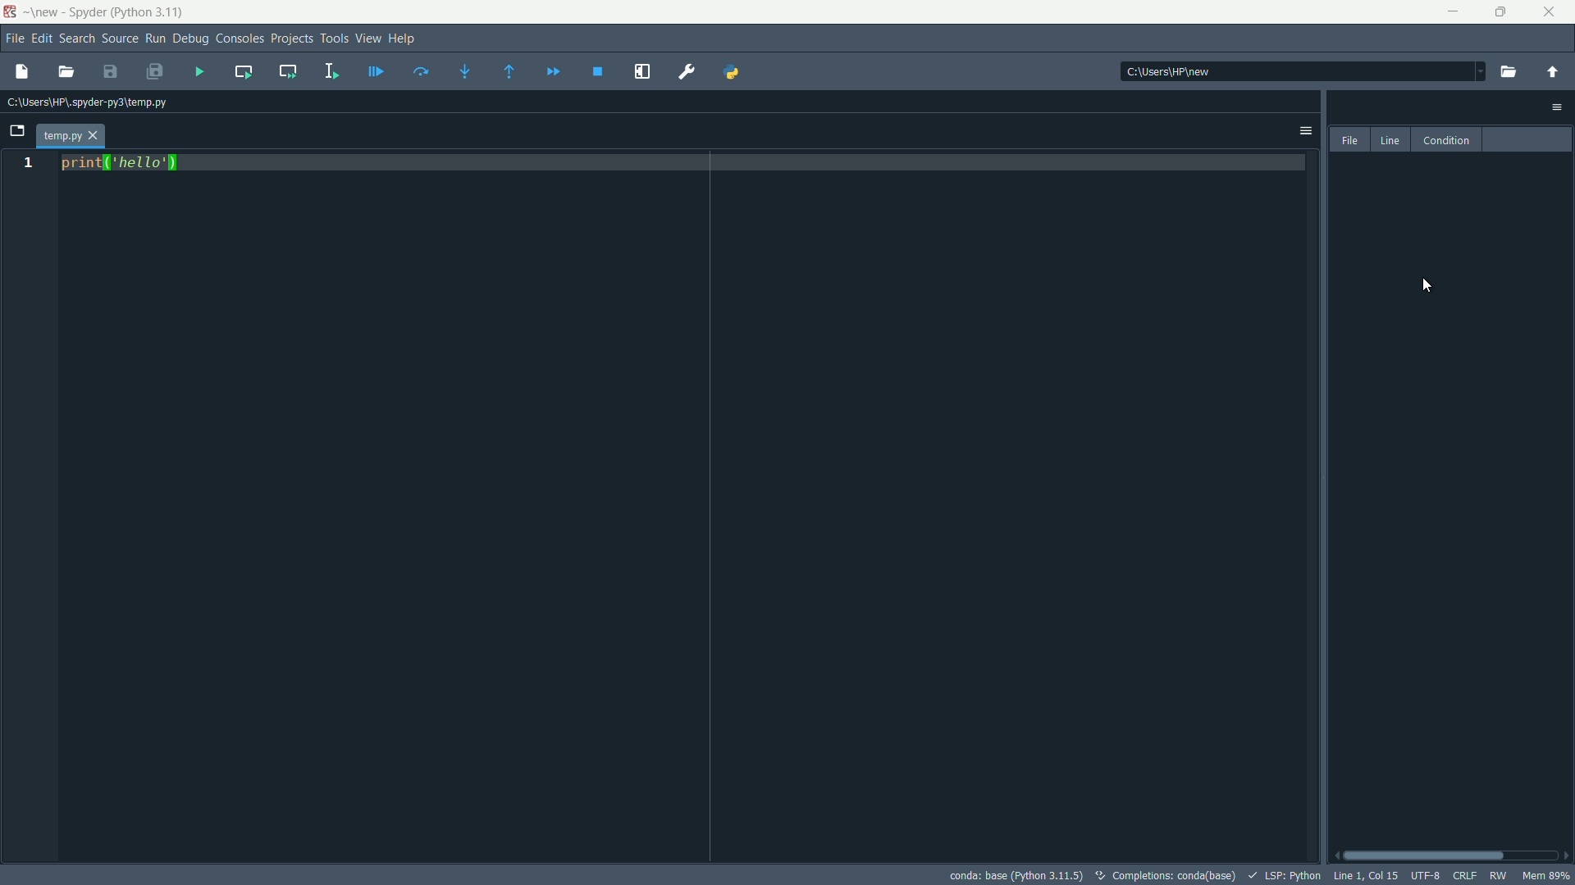 The image size is (1575, 885). What do you see at coordinates (1167, 71) in the screenshot?
I see `c:\users\hp\new` at bounding box center [1167, 71].